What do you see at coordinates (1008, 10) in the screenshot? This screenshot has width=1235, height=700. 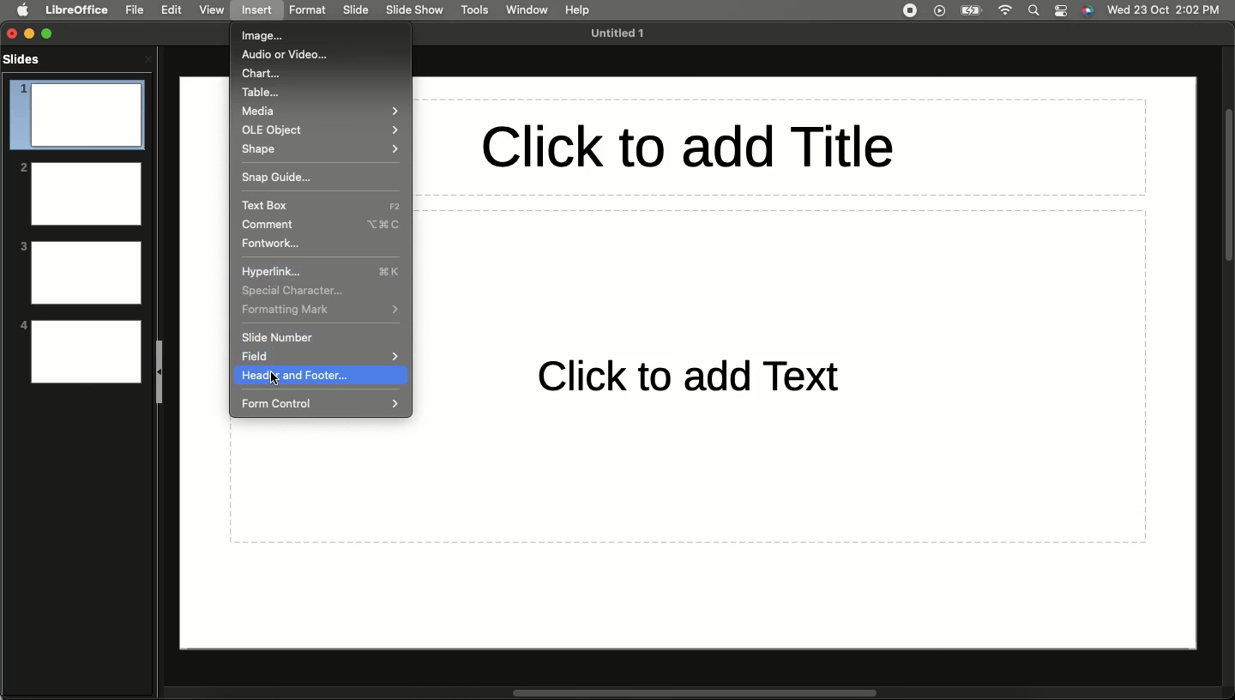 I see `Internet` at bounding box center [1008, 10].